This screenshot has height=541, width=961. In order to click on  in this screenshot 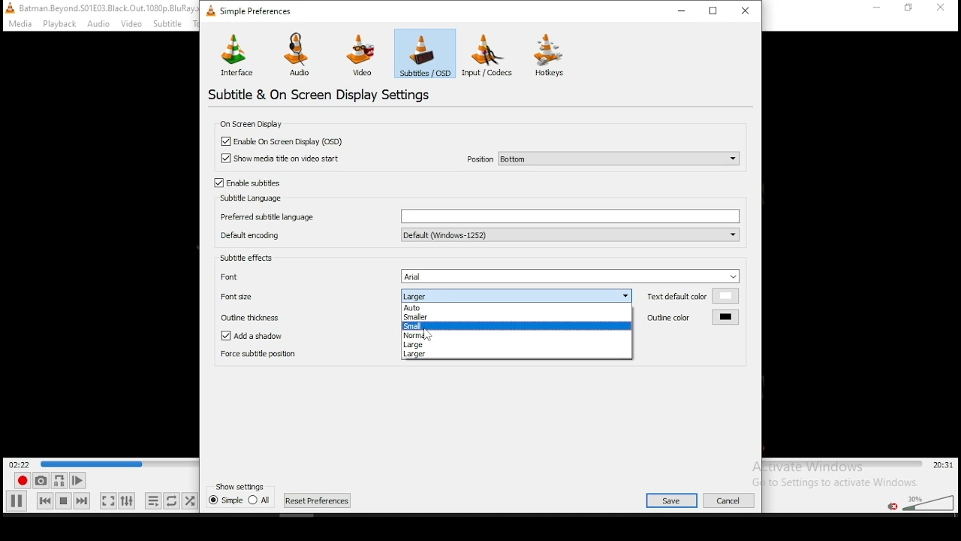, I will do `click(98, 8)`.